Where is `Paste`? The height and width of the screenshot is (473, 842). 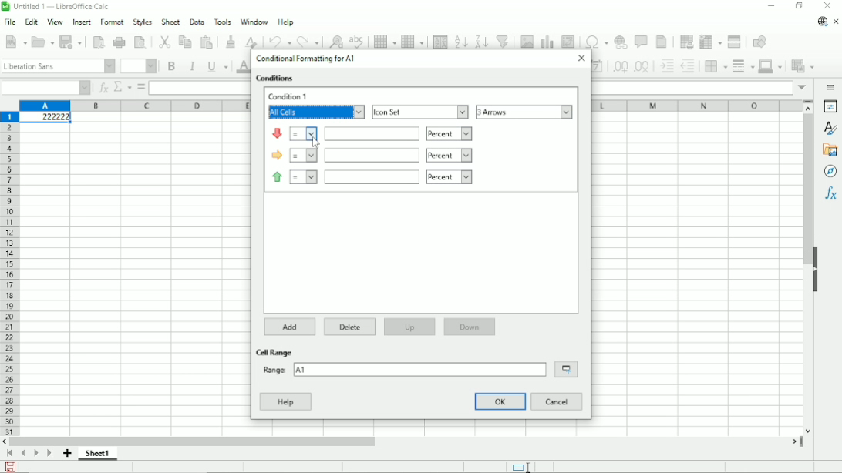 Paste is located at coordinates (207, 40).